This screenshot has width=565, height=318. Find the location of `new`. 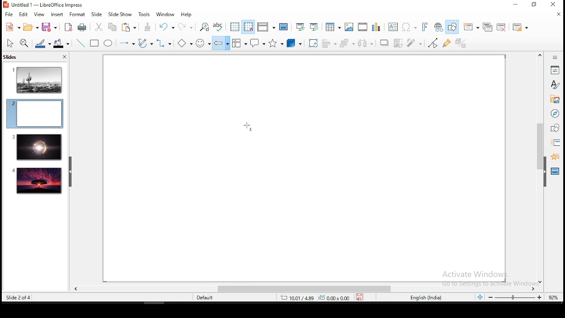

new is located at coordinates (10, 27).